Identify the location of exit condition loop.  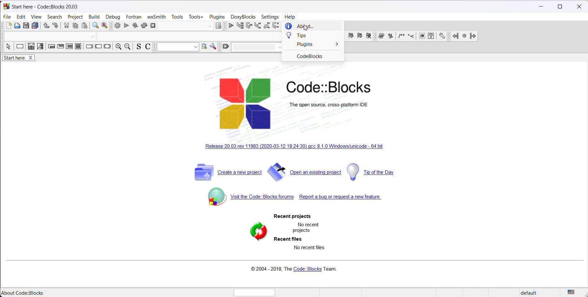
(60, 48).